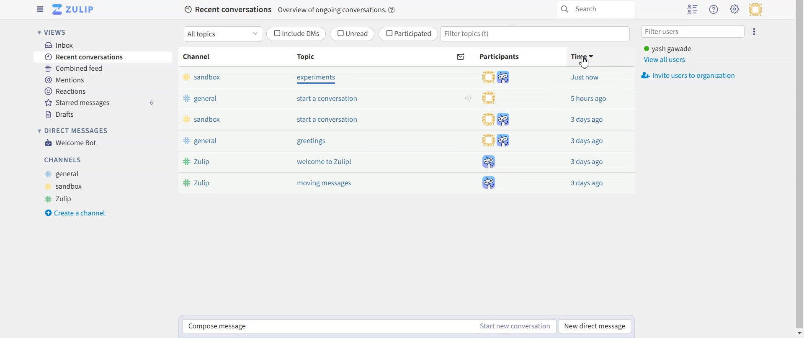 The image size is (804, 338). Describe the element at coordinates (370, 327) in the screenshot. I see `Compose message Start new conversation` at that location.